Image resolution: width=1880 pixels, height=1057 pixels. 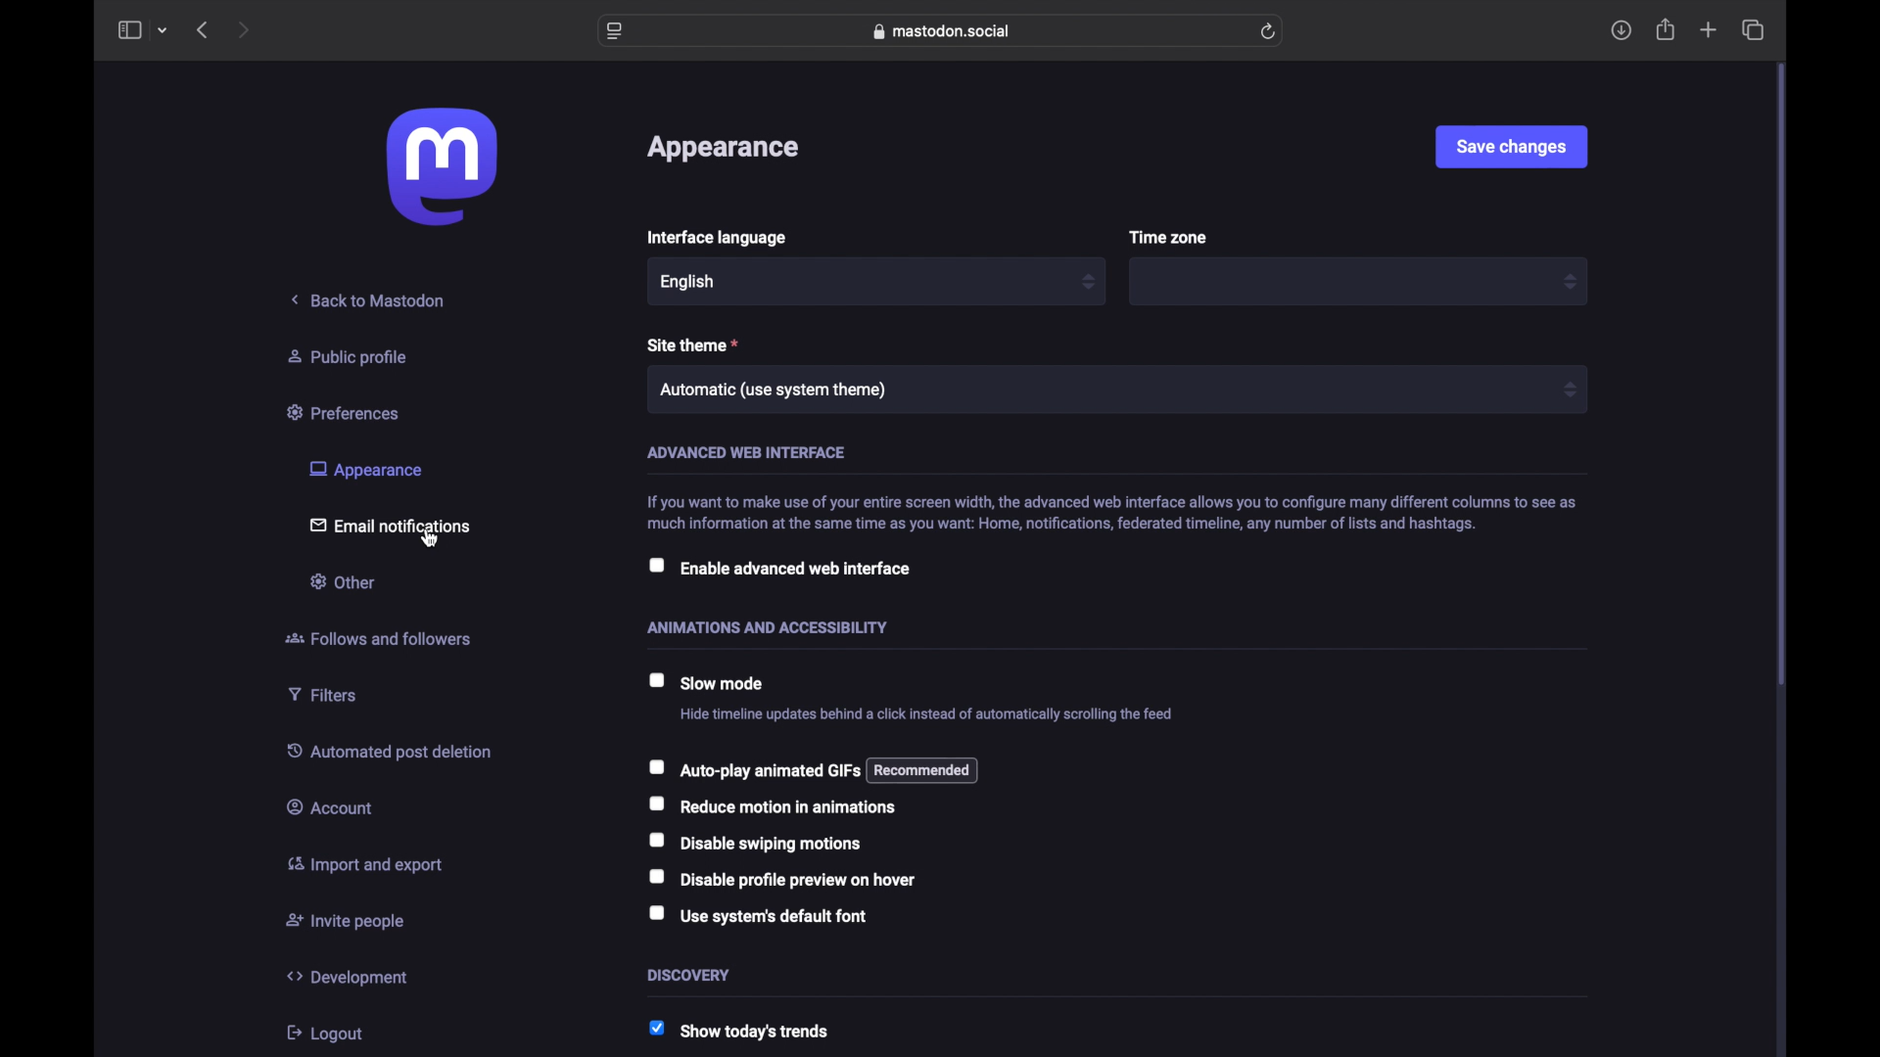 What do you see at coordinates (1511, 146) in the screenshot?
I see `save changes` at bounding box center [1511, 146].